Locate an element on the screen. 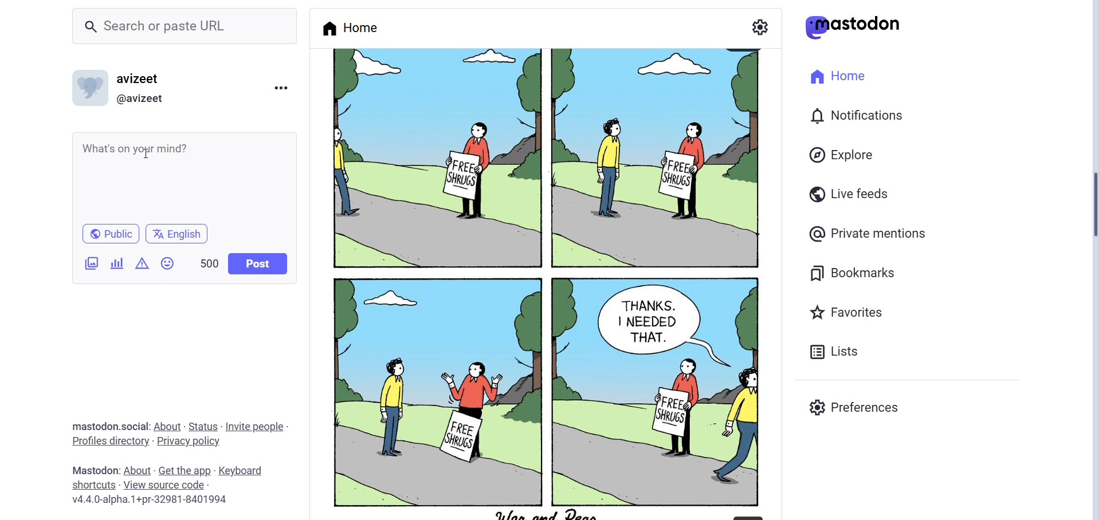  Home is located at coordinates (839, 78).